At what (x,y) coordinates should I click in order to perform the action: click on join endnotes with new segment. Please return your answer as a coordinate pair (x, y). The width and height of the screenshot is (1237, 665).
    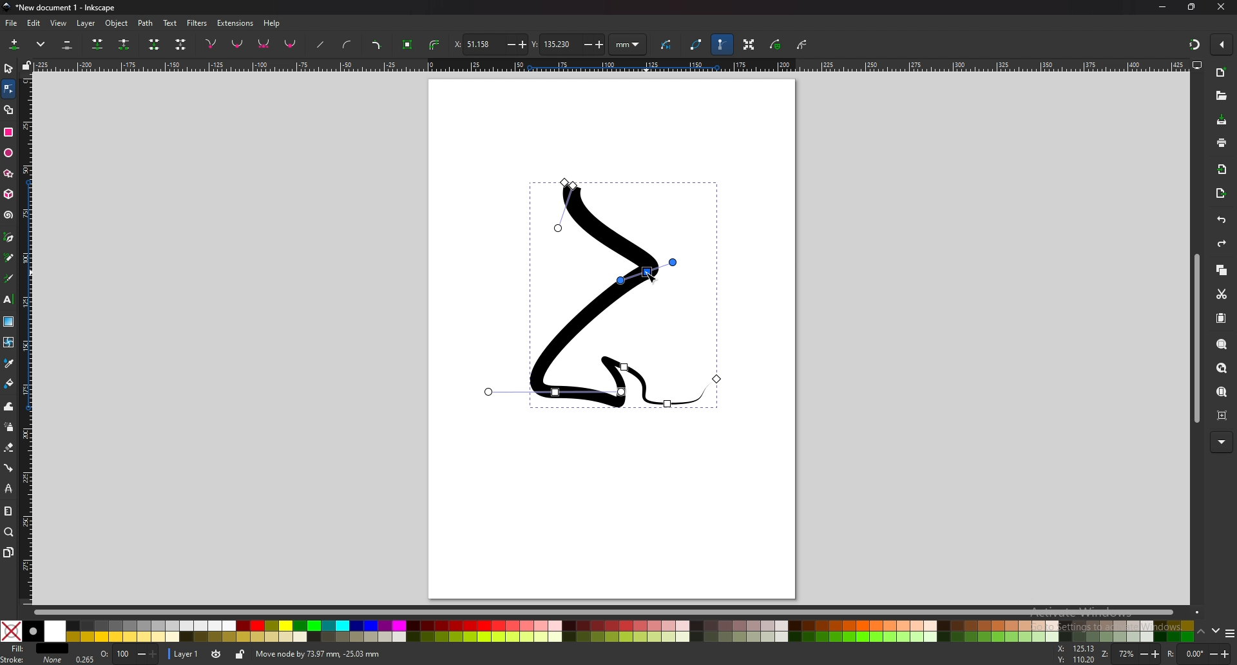
    Looking at the image, I should click on (153, 46).